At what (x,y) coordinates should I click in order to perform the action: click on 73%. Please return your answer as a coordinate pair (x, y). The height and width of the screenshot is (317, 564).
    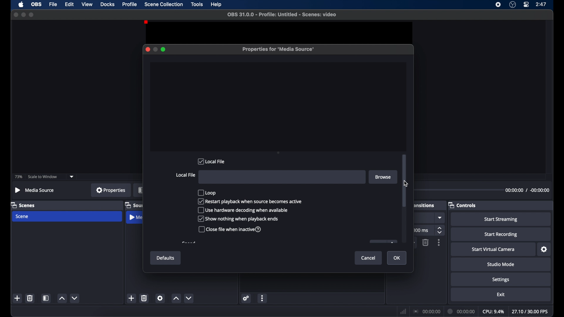
    Looking at the image, I should click on (19, 177).